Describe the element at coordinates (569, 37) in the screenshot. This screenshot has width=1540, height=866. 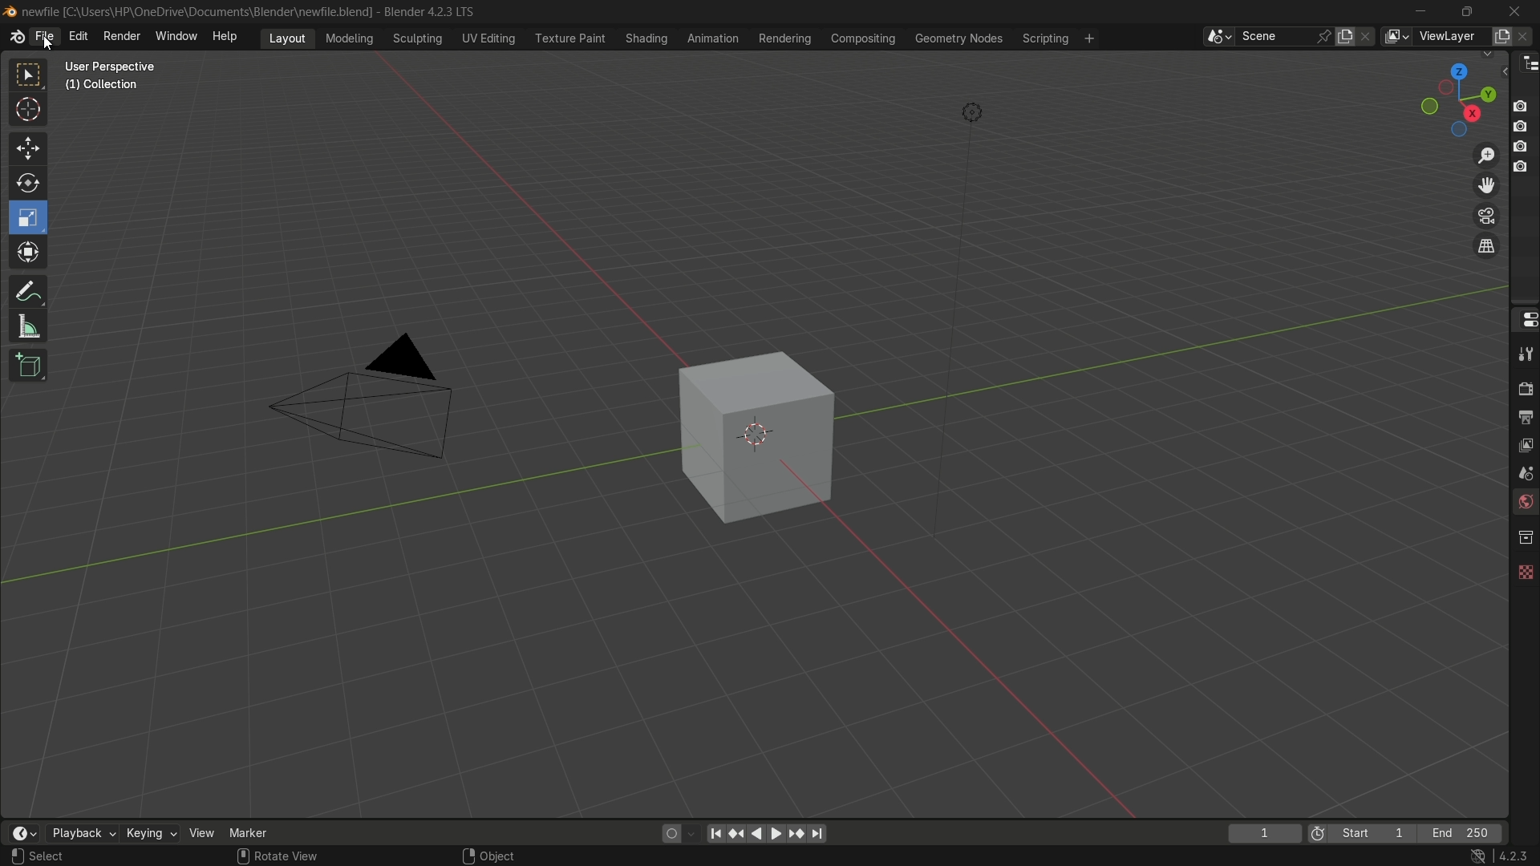
I see `texture paint menu` at that location.